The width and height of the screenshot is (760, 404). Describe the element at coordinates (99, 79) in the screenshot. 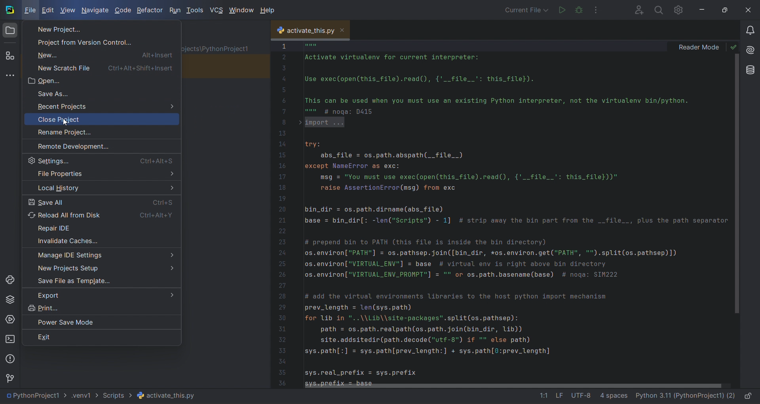

I see `open` at that location.